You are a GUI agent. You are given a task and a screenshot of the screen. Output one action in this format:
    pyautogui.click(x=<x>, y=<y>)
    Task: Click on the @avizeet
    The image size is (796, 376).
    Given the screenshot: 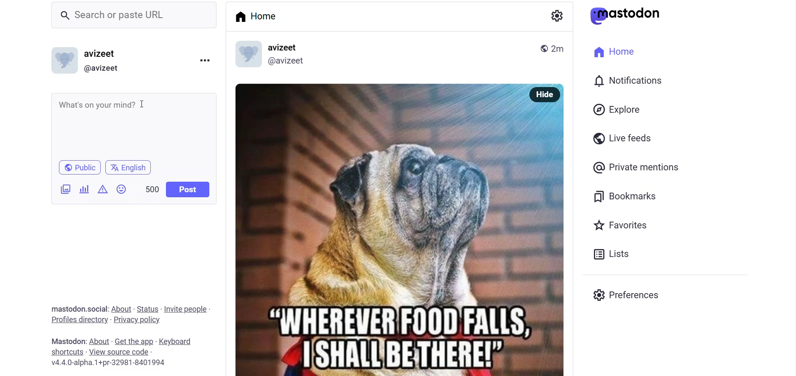 What is the action you would take?
    pyautogui.click(x=104, y=69)
    